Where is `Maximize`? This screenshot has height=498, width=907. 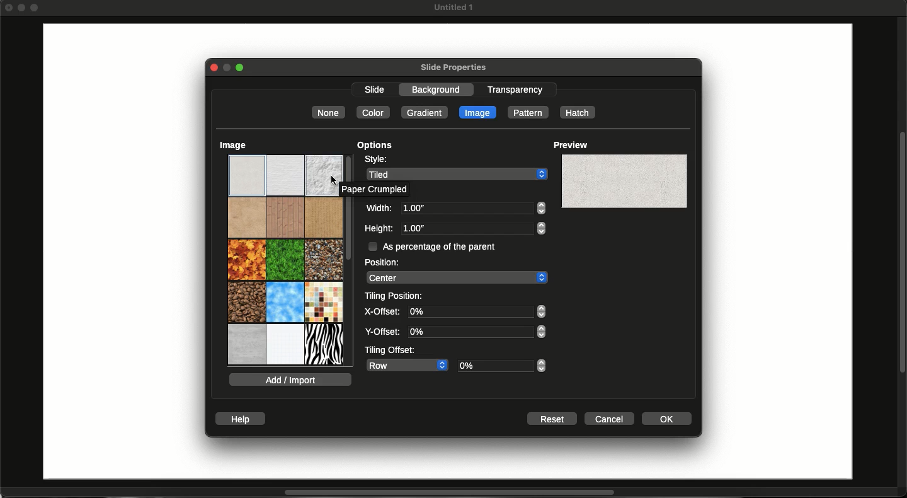
Maximize is located at coordinates (242, 68).